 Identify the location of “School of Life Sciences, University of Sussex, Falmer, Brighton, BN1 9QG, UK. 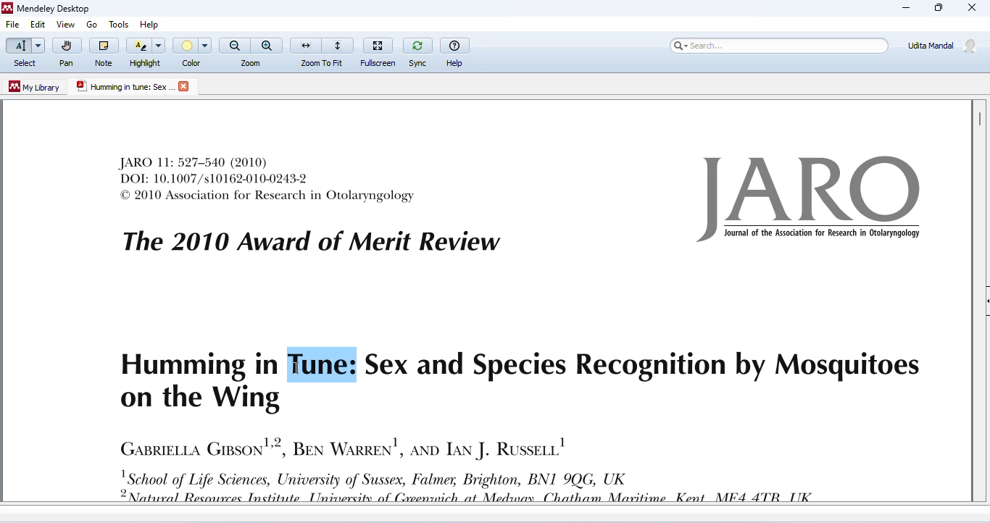
(480, 486).